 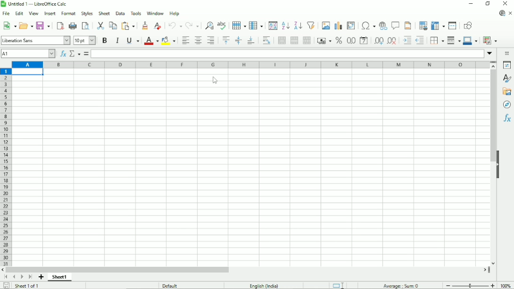 I want to click on Insert or edit pivot table, so click(x=351, y=25).